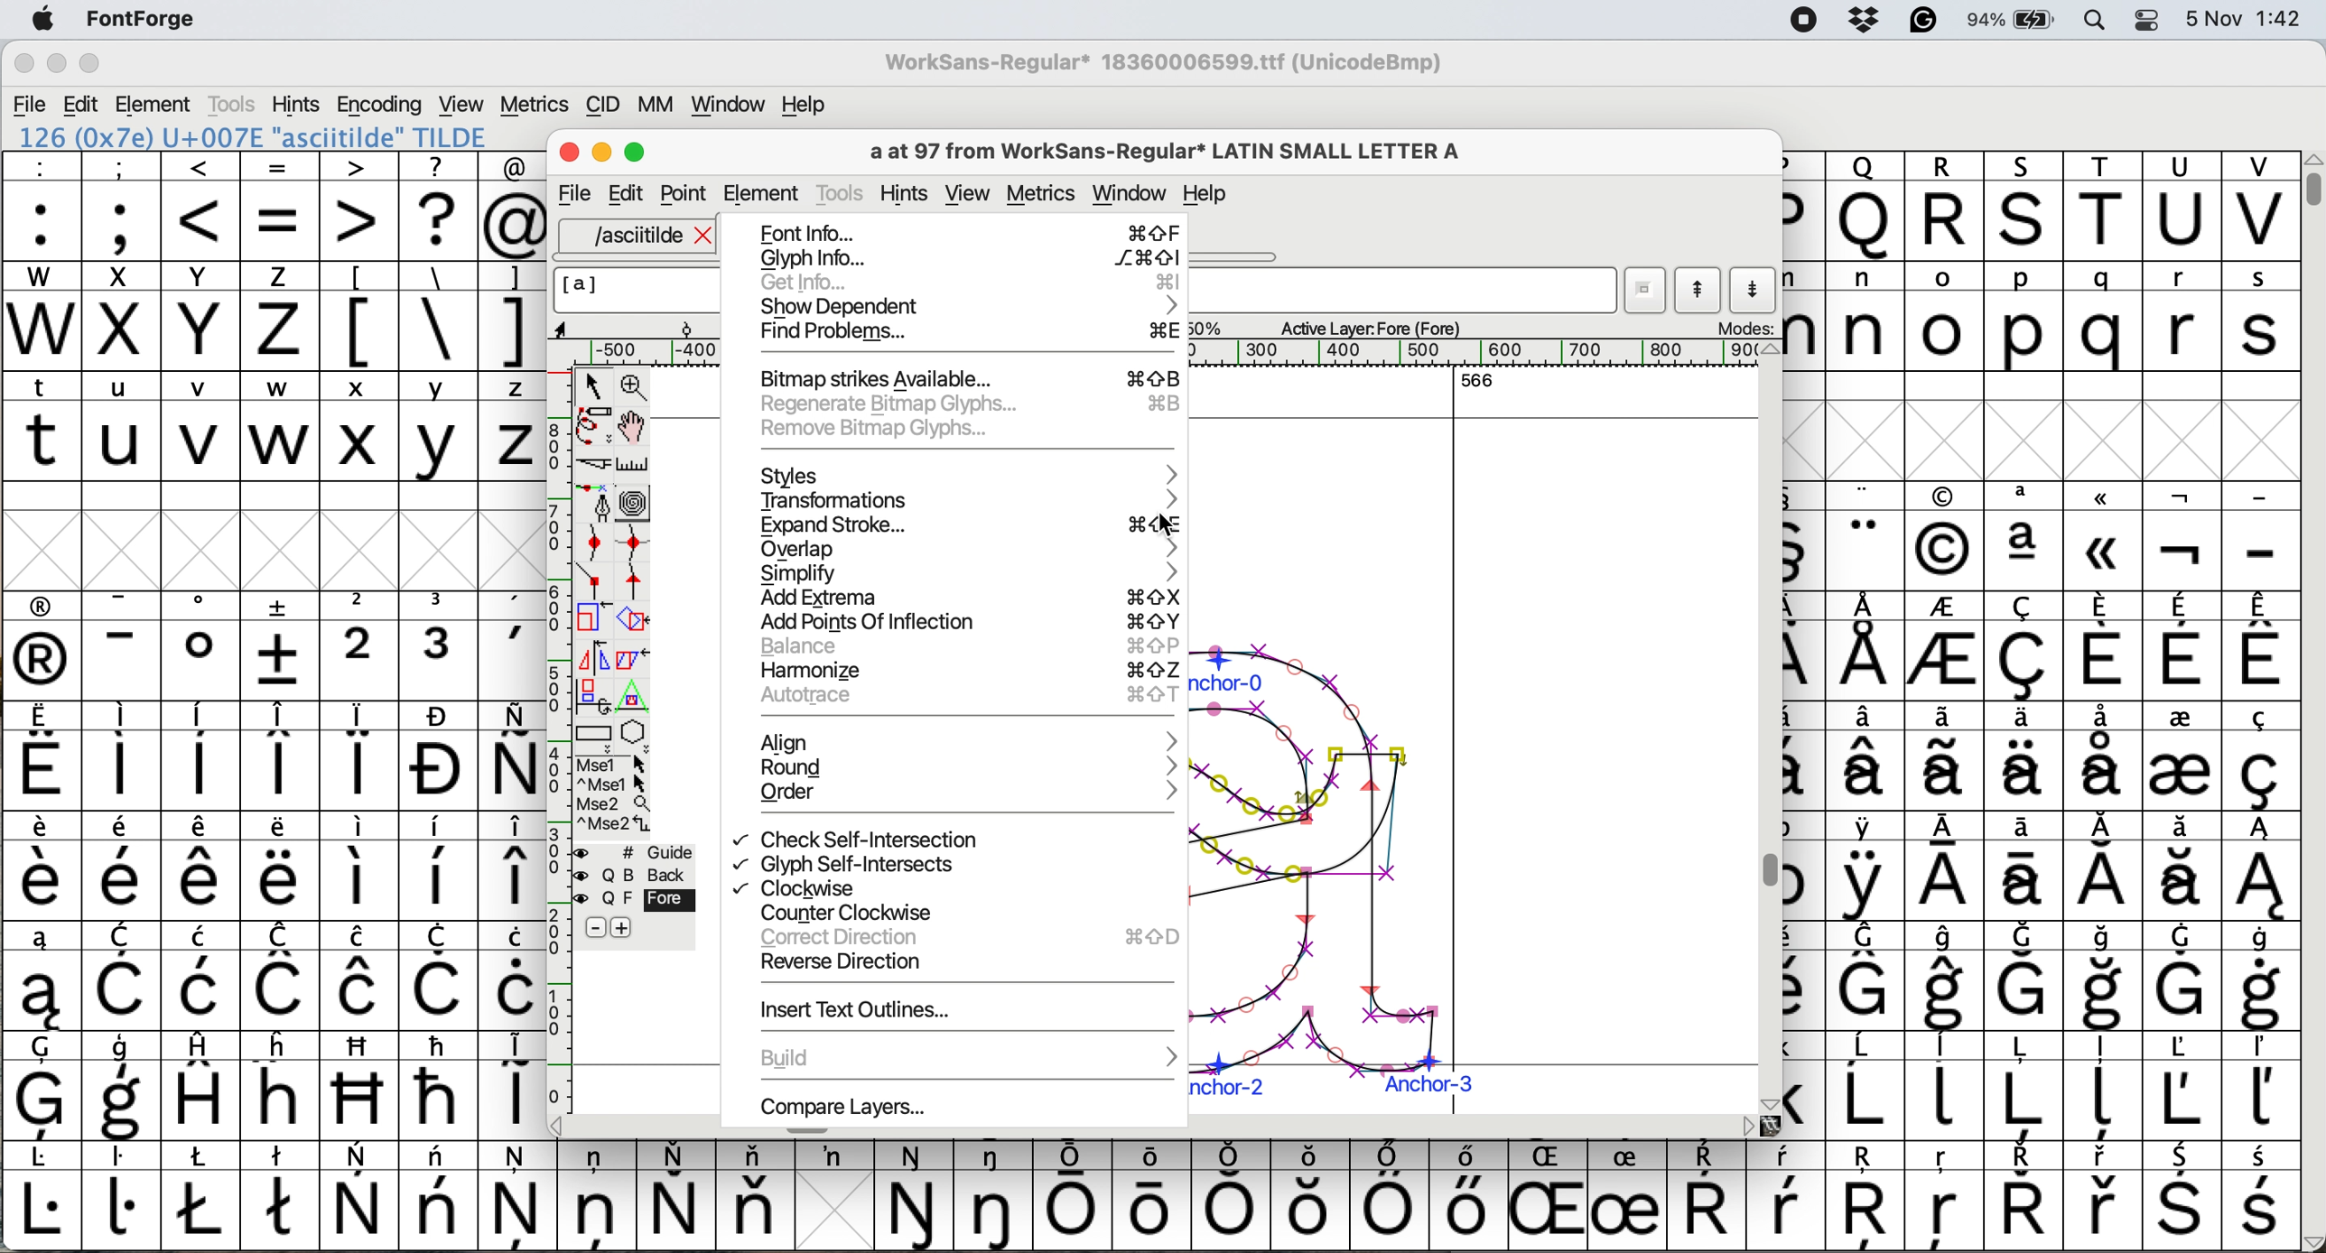 The image size is (2326, 1253). I want to click on active layer, so click(1367, 327).